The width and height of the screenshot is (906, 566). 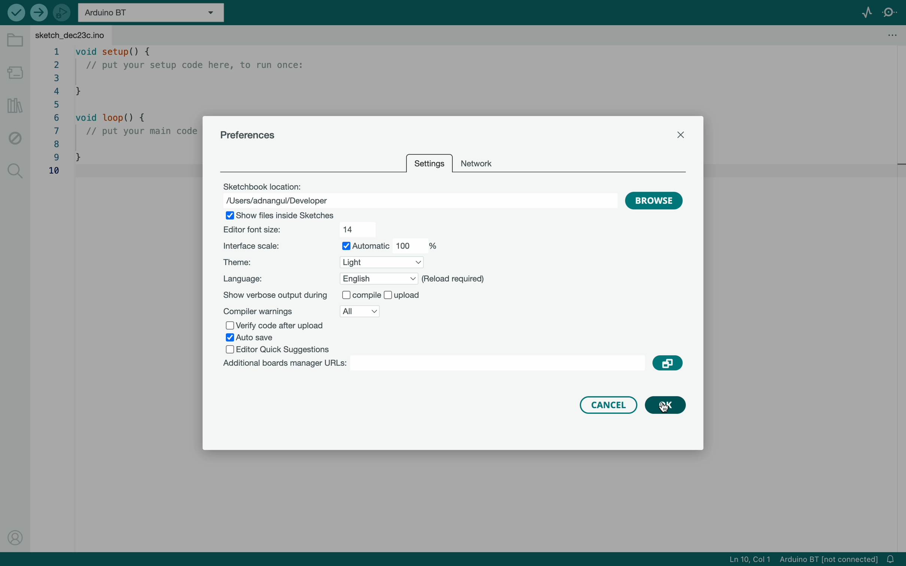 I want to click on cancel, so click(x=608, y=405).